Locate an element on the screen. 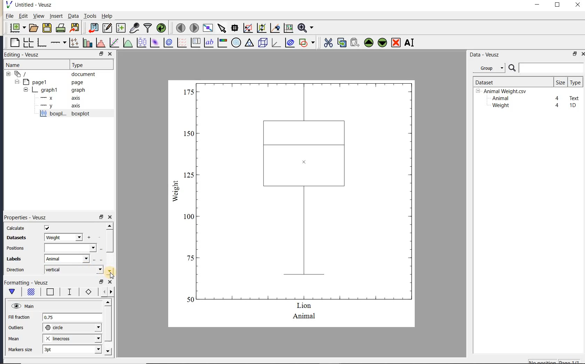 The image size is (585, 364). create new datasets is located at coordinates (121, 27).